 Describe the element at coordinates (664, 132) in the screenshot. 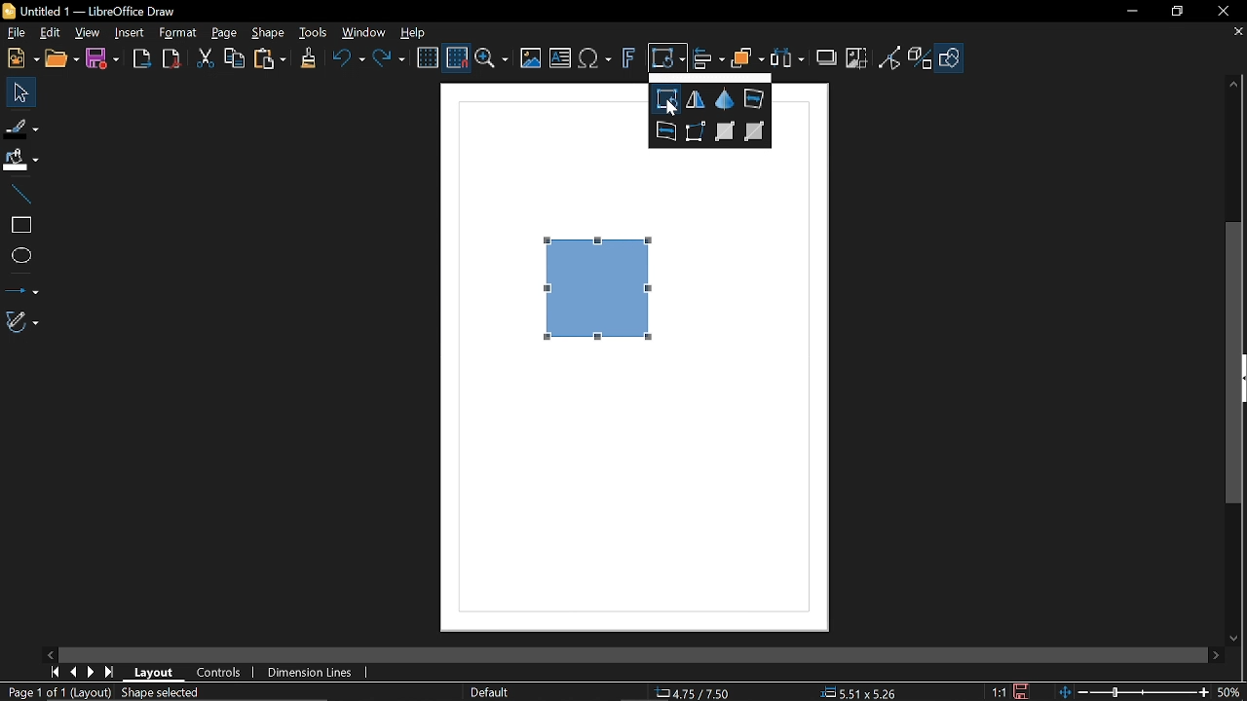

I see `Set to circle` at that location.